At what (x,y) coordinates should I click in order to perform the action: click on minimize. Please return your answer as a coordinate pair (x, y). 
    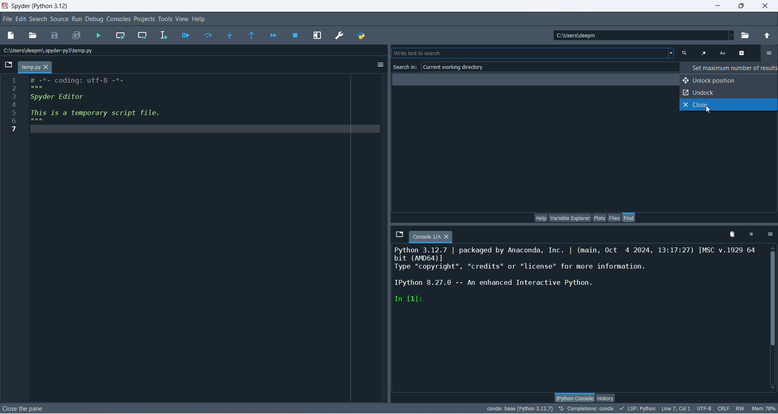
    Looking at the image, I should click on (716, 5).